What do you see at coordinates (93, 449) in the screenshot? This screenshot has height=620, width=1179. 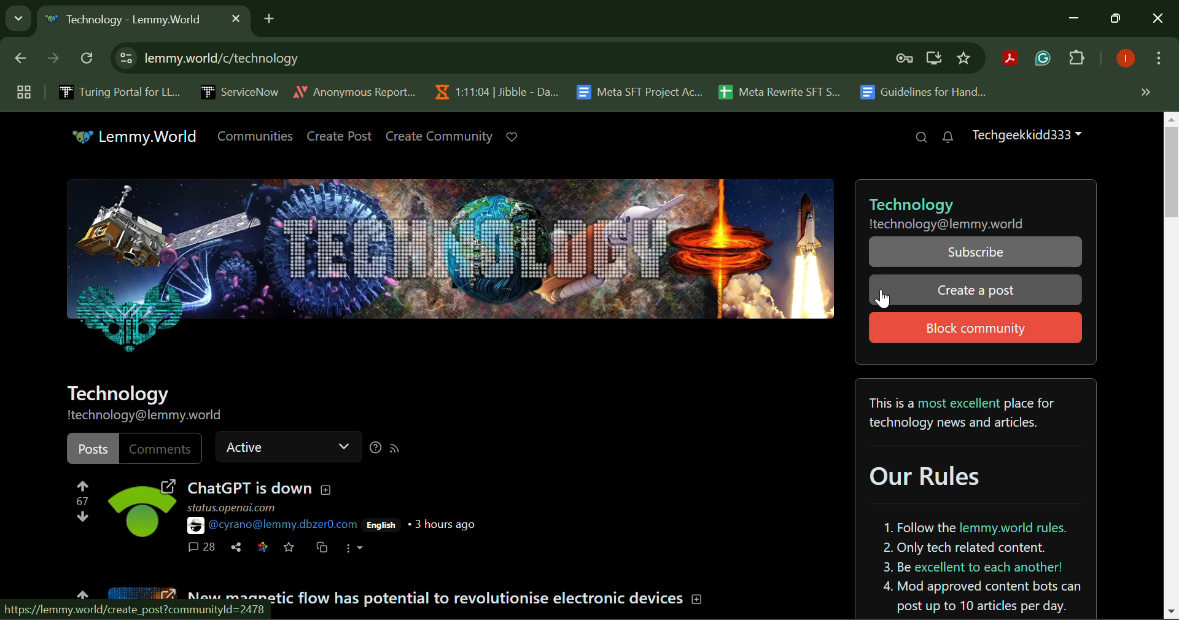 I see `Posts Filter Selected` at bounding box center [93, 449].